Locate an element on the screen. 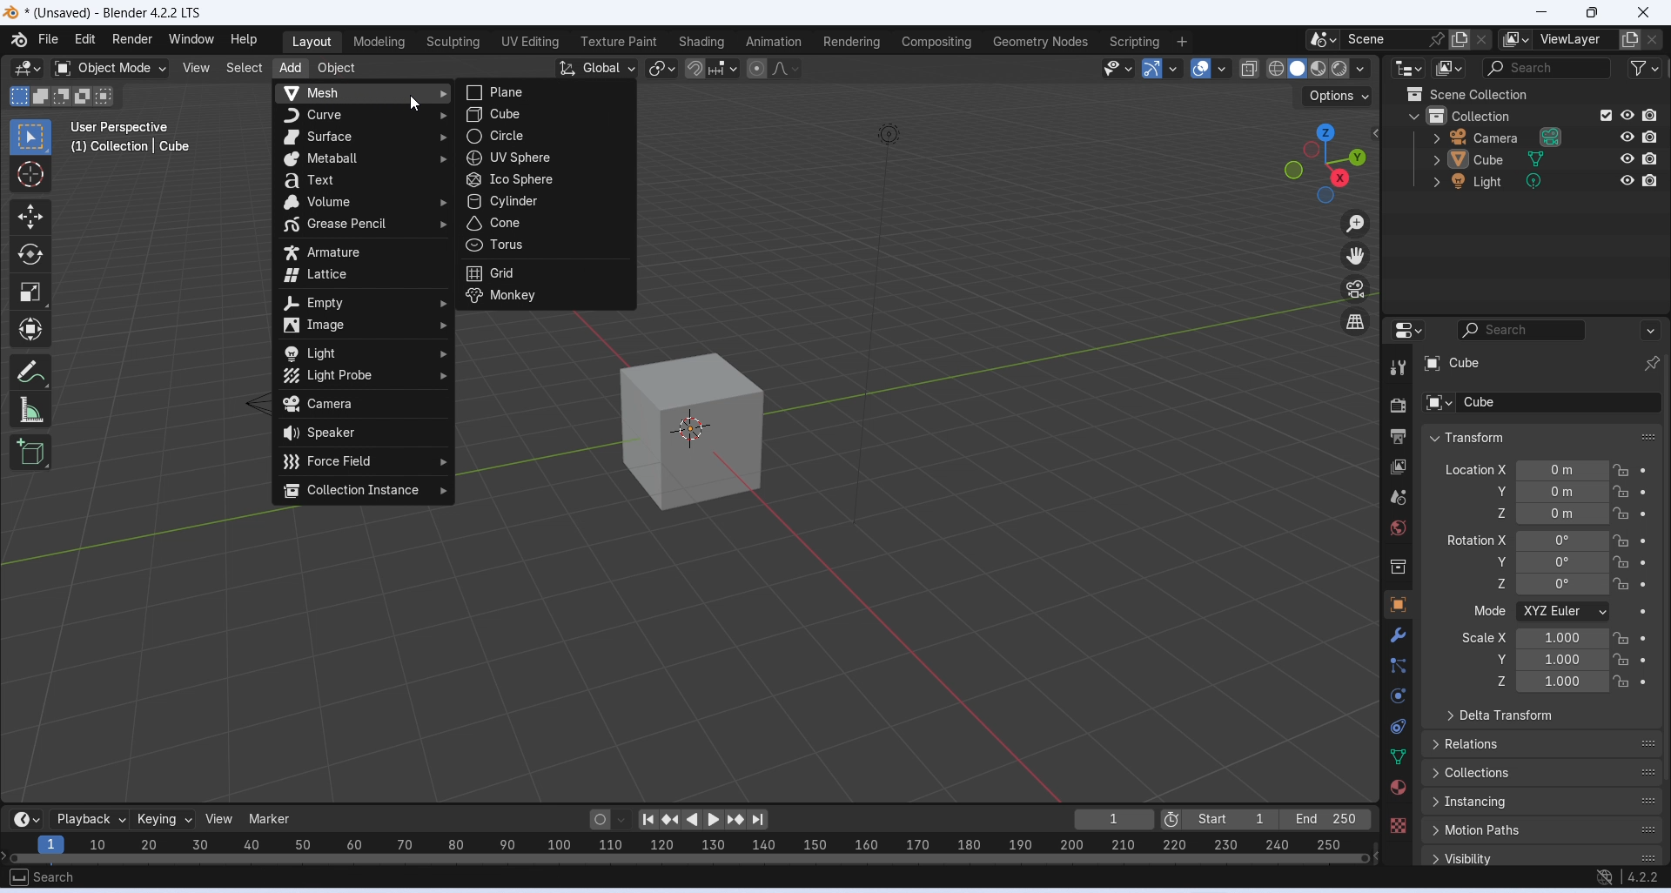 This screenshot has width=1671, height=893. torus is located at coordinates (544, 245).